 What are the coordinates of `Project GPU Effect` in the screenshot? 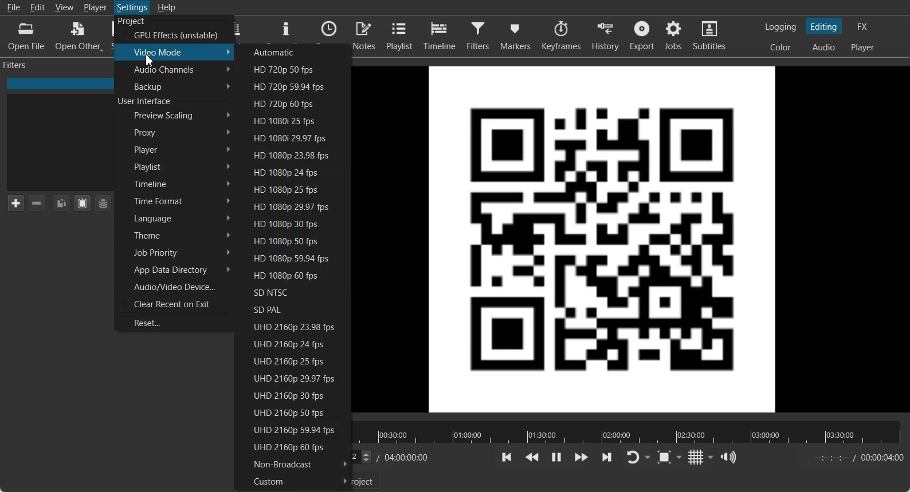 It's located at (172, 29).